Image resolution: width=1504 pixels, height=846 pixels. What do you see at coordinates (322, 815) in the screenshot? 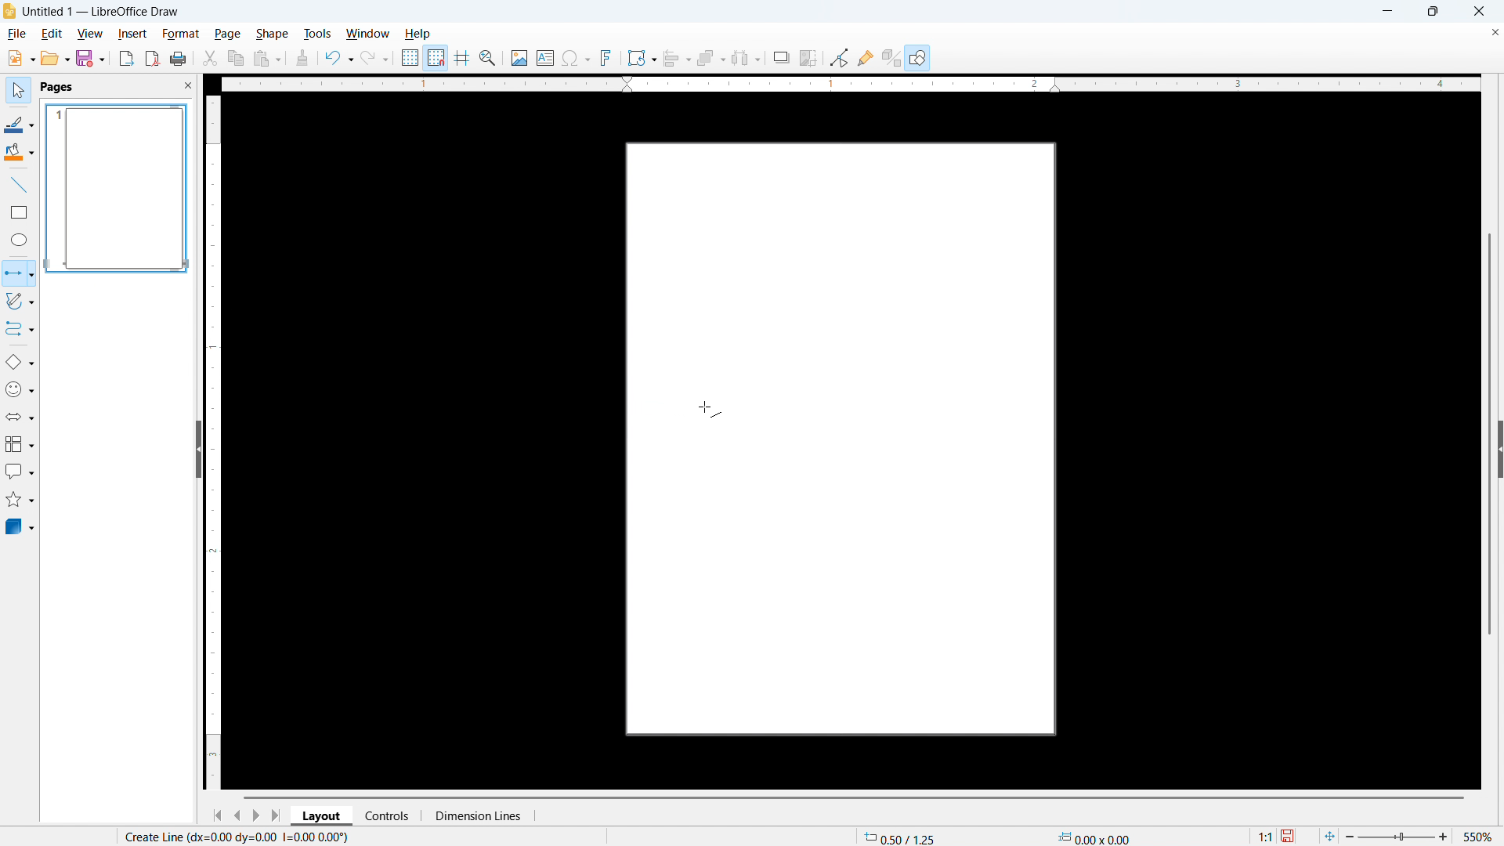
I see `Layout ` at bounding box center [322, 815].